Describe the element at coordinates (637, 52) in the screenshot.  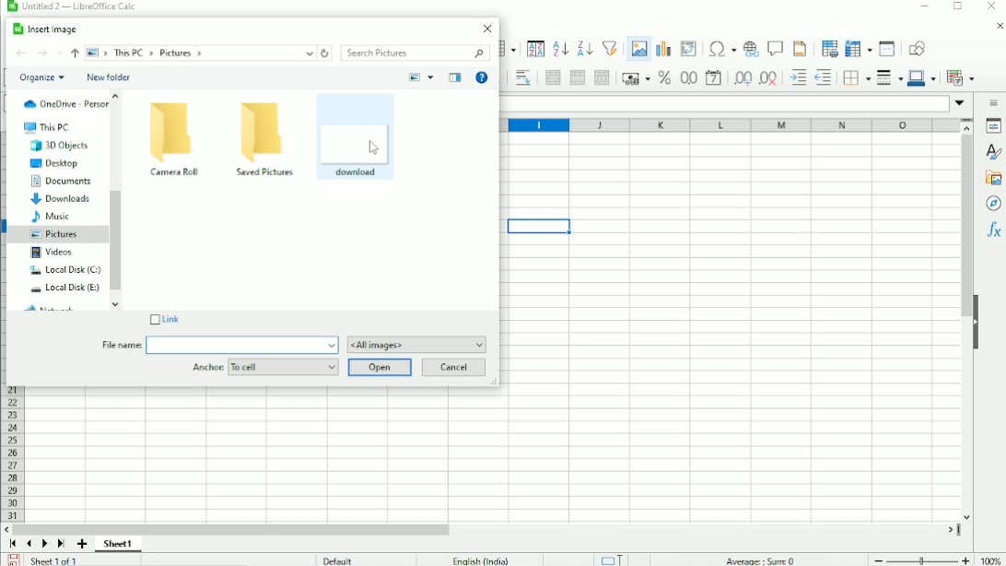
I see `Insert image` at that location.